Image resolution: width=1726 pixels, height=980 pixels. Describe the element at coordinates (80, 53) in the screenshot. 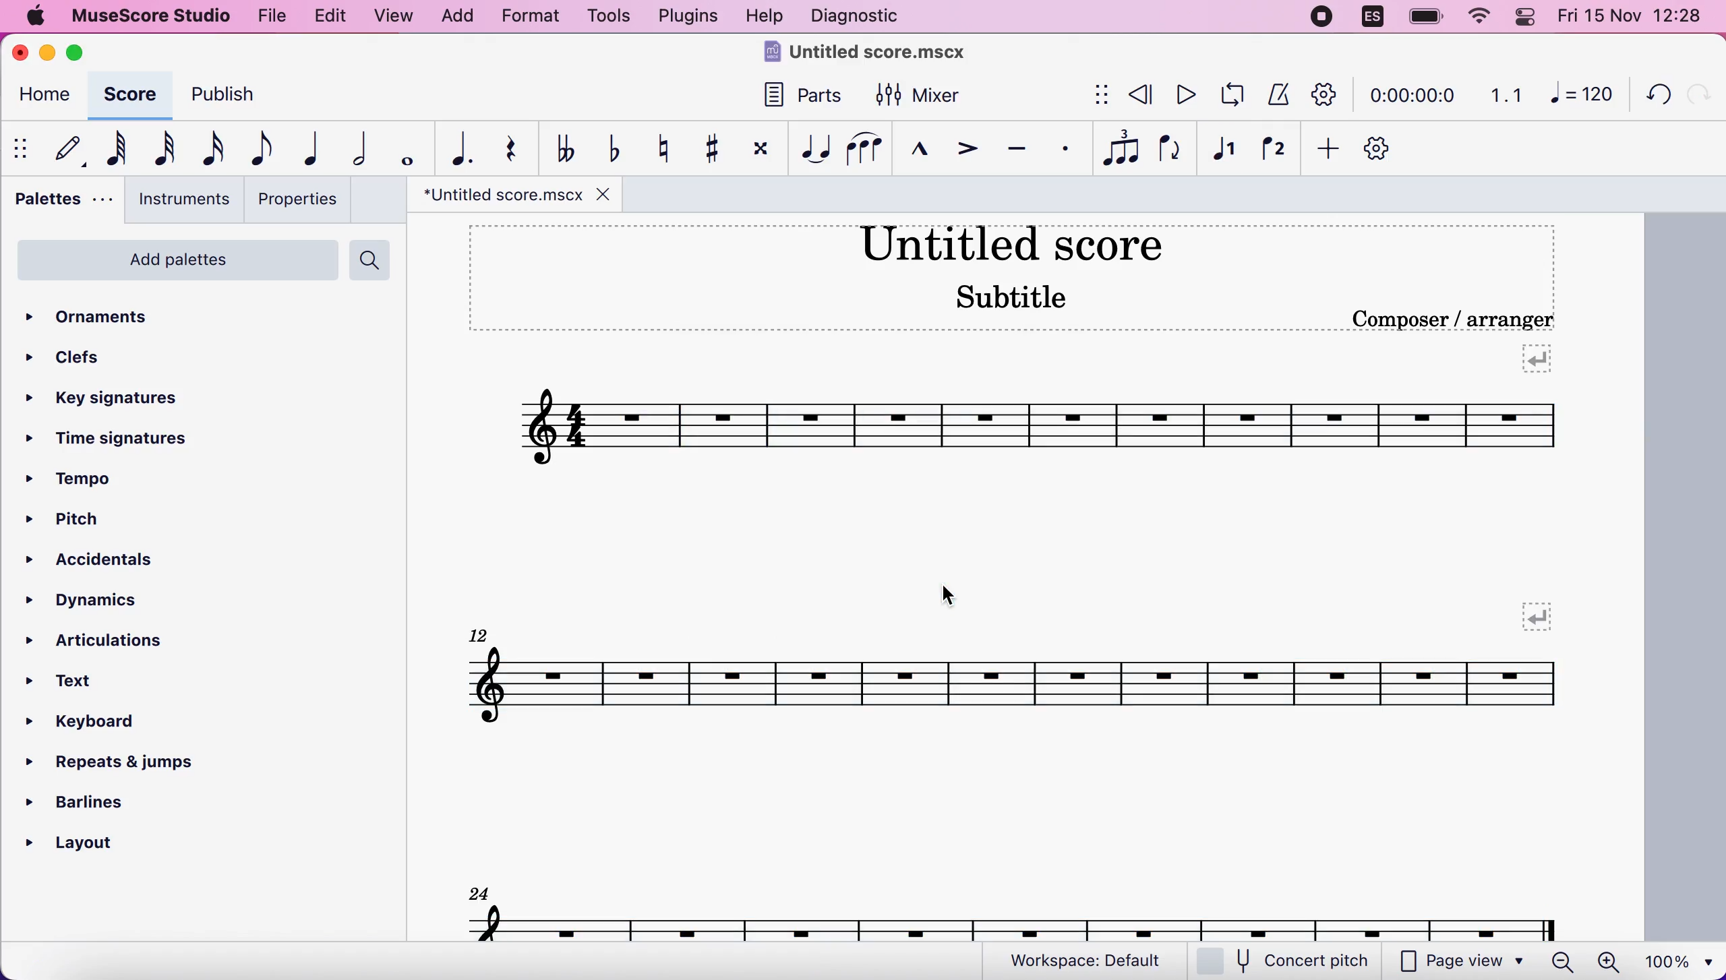

I see `maximize` at that location.